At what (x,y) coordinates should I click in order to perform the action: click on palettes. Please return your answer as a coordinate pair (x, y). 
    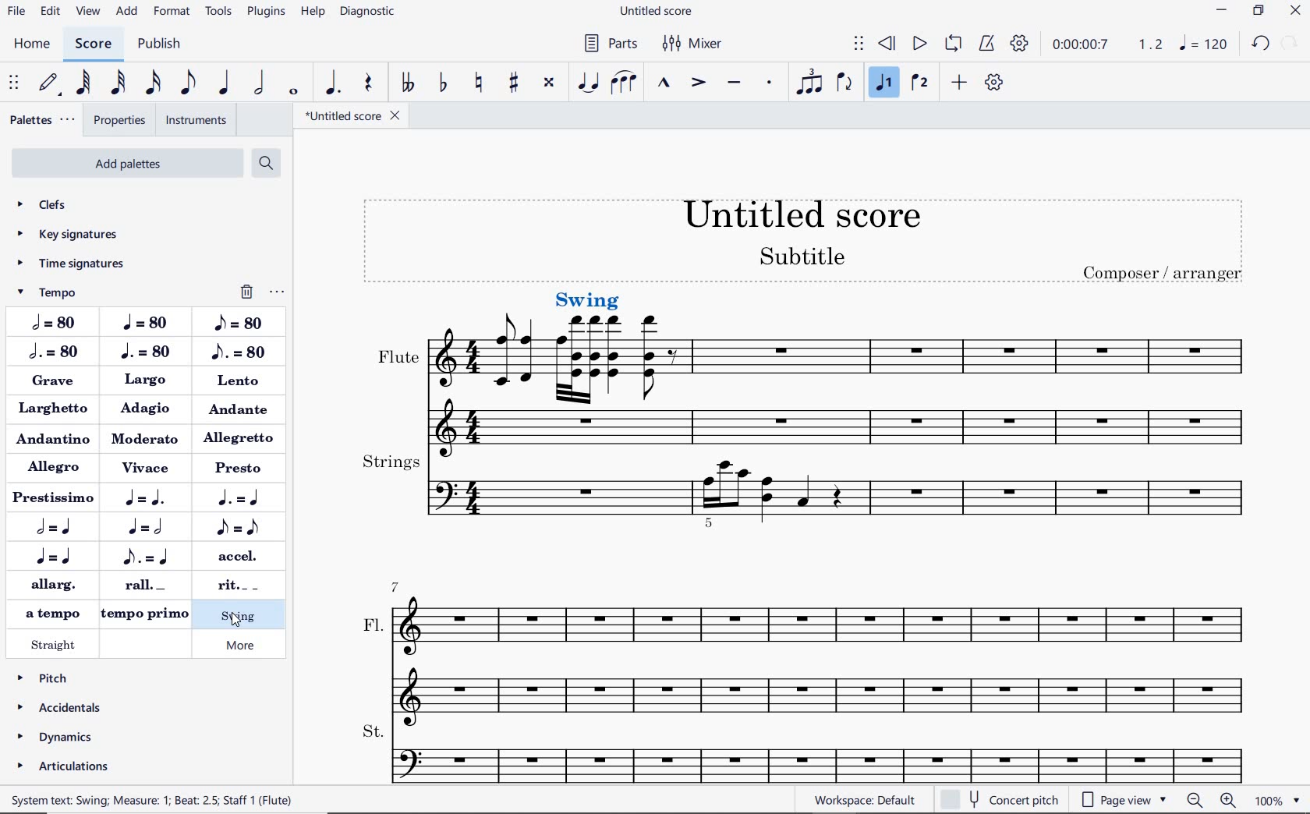
    Looking at the image, I should click on (41, 120).